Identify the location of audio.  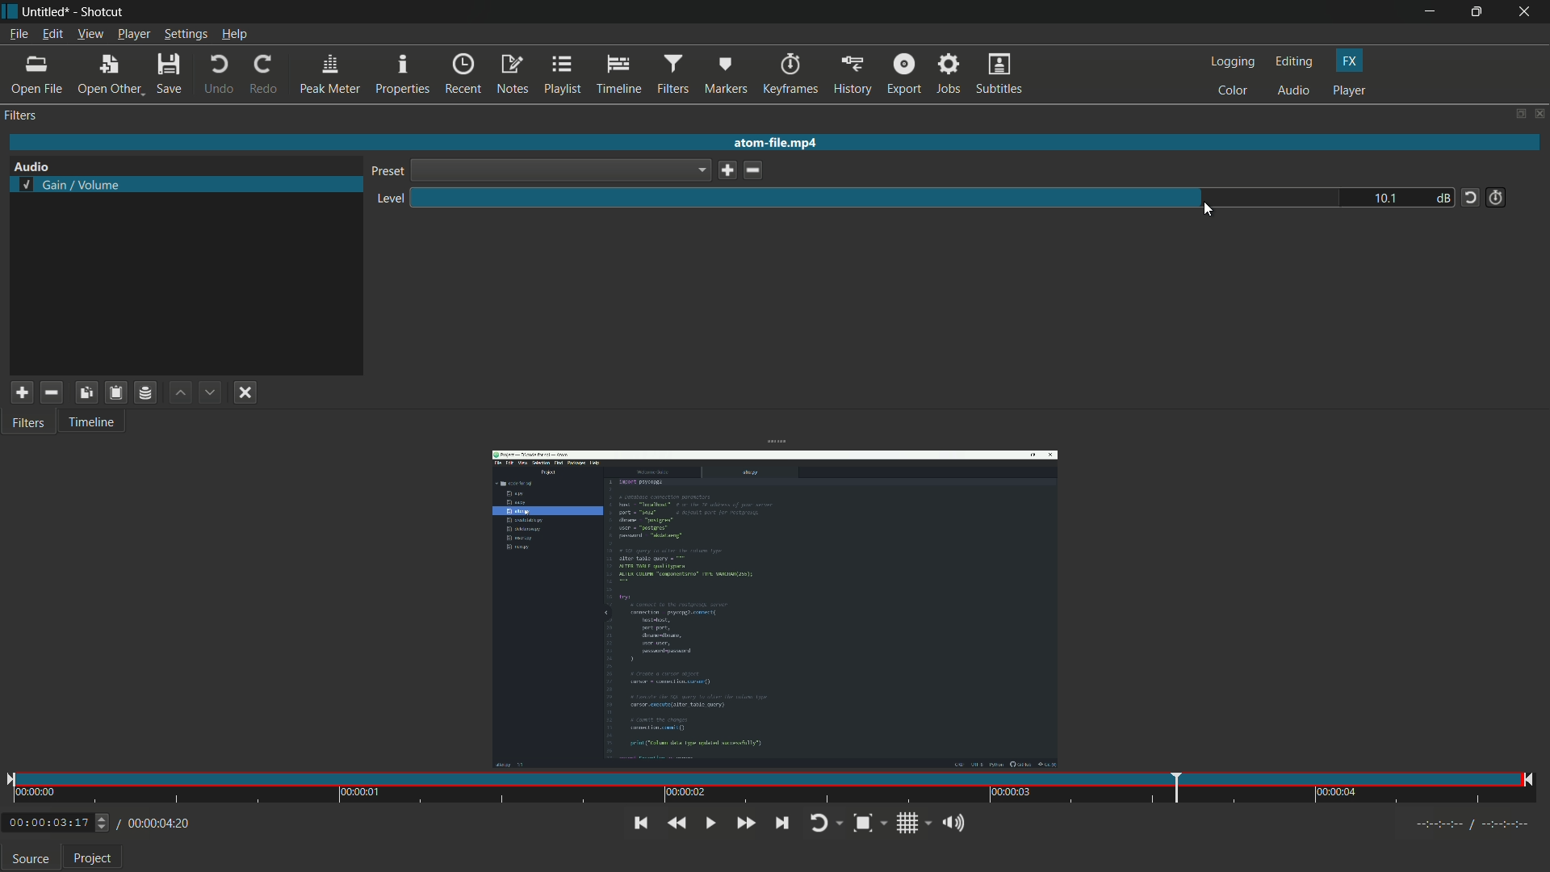
(1294, 91).